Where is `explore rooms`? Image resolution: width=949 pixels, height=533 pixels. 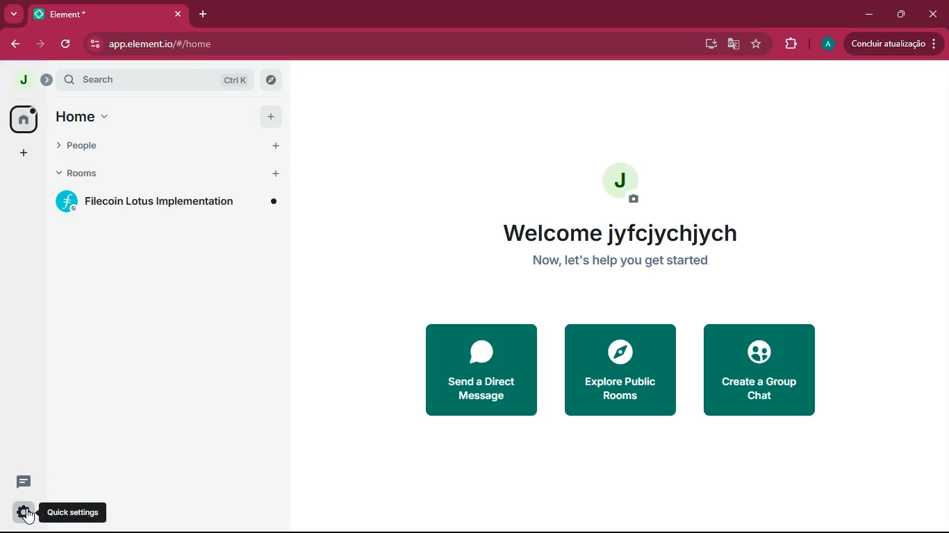 explore rooms is located at coordinates (271, 79).